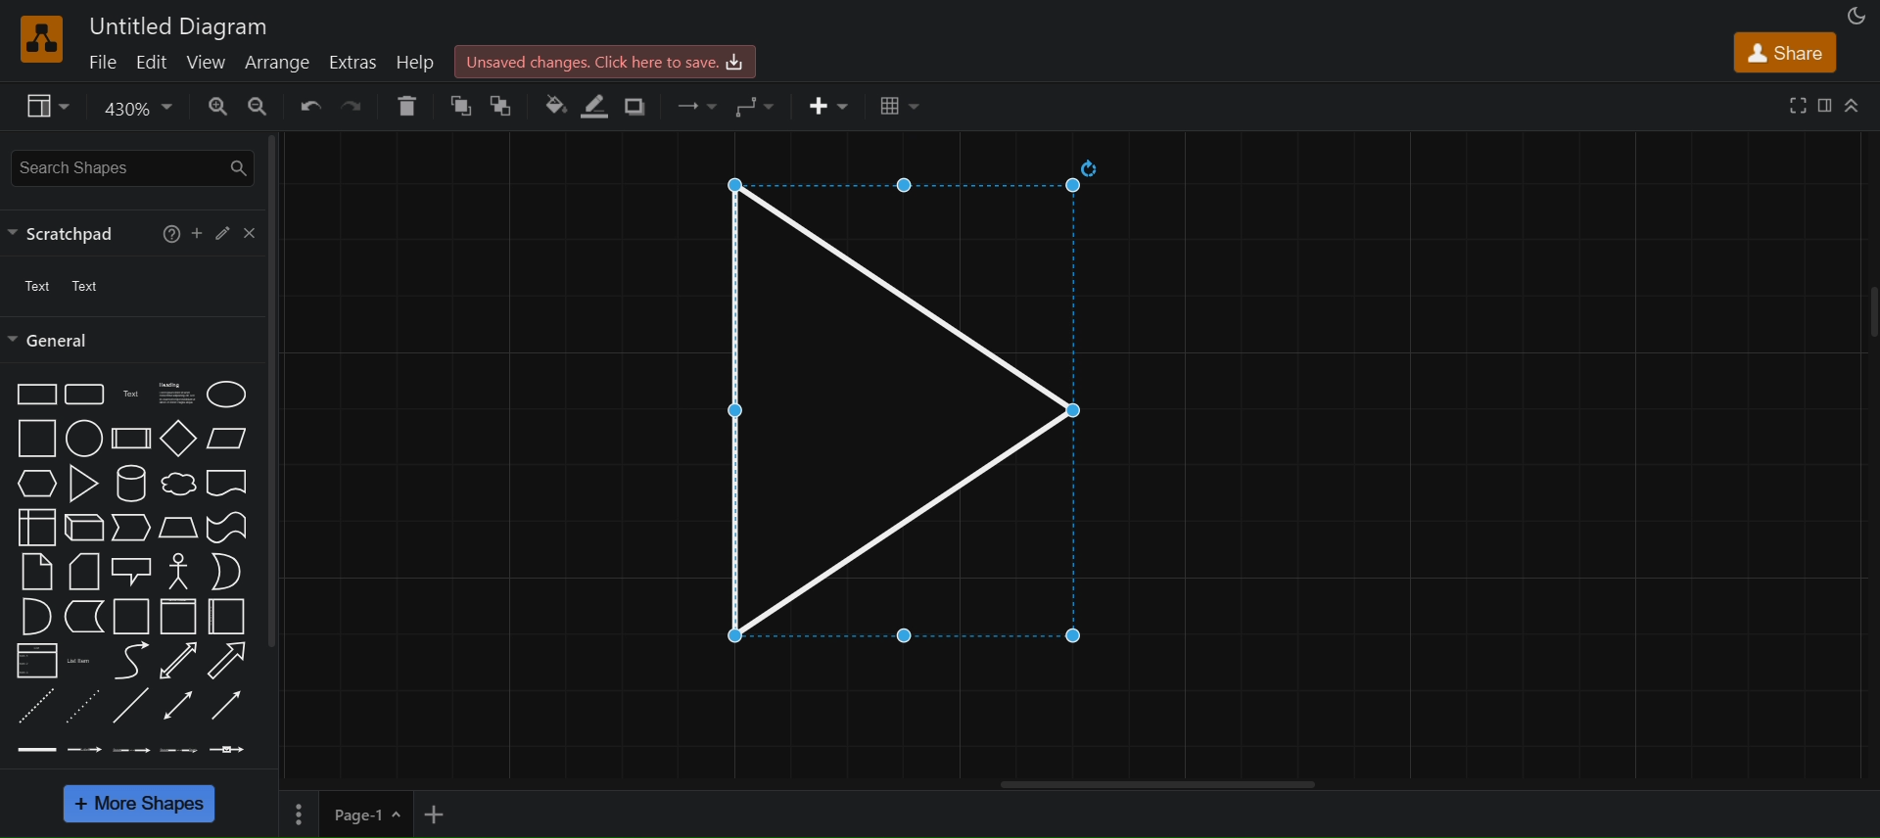  I want to click on connection, so click(696, 102).